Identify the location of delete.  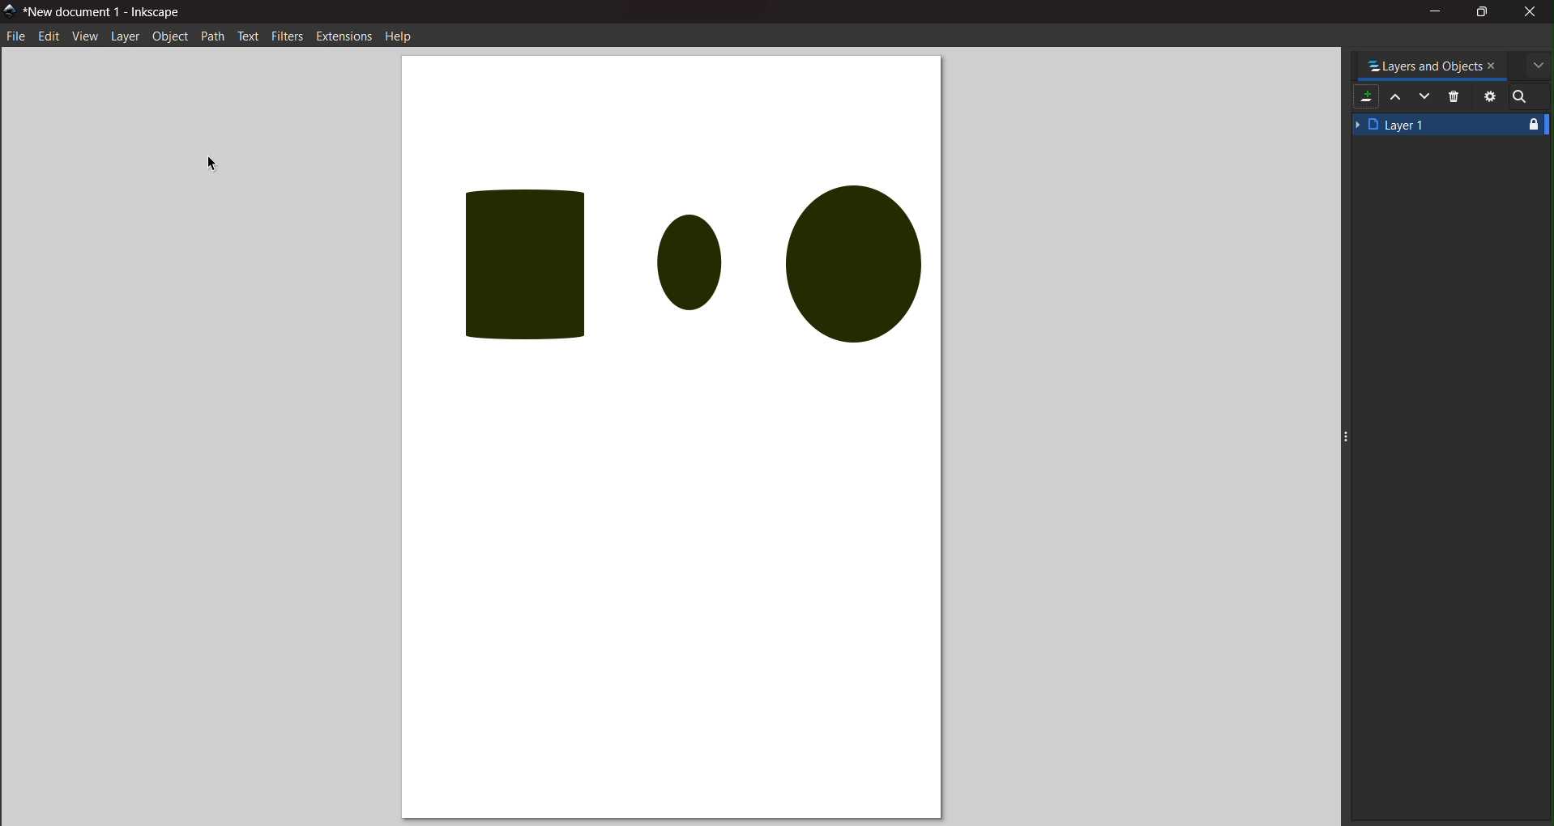
(1456, 96).